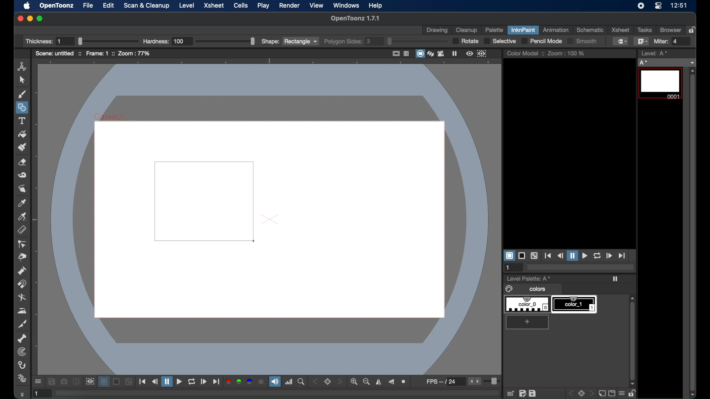 The width and height of the screenshot is (710, 399). Describe the element at coordinates (391, 382) in the screenshot. I see `flip vertically` at that location.